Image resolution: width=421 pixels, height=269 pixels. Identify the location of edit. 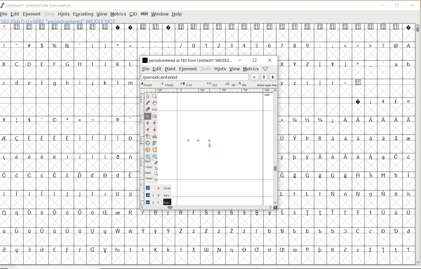
(157, 69).